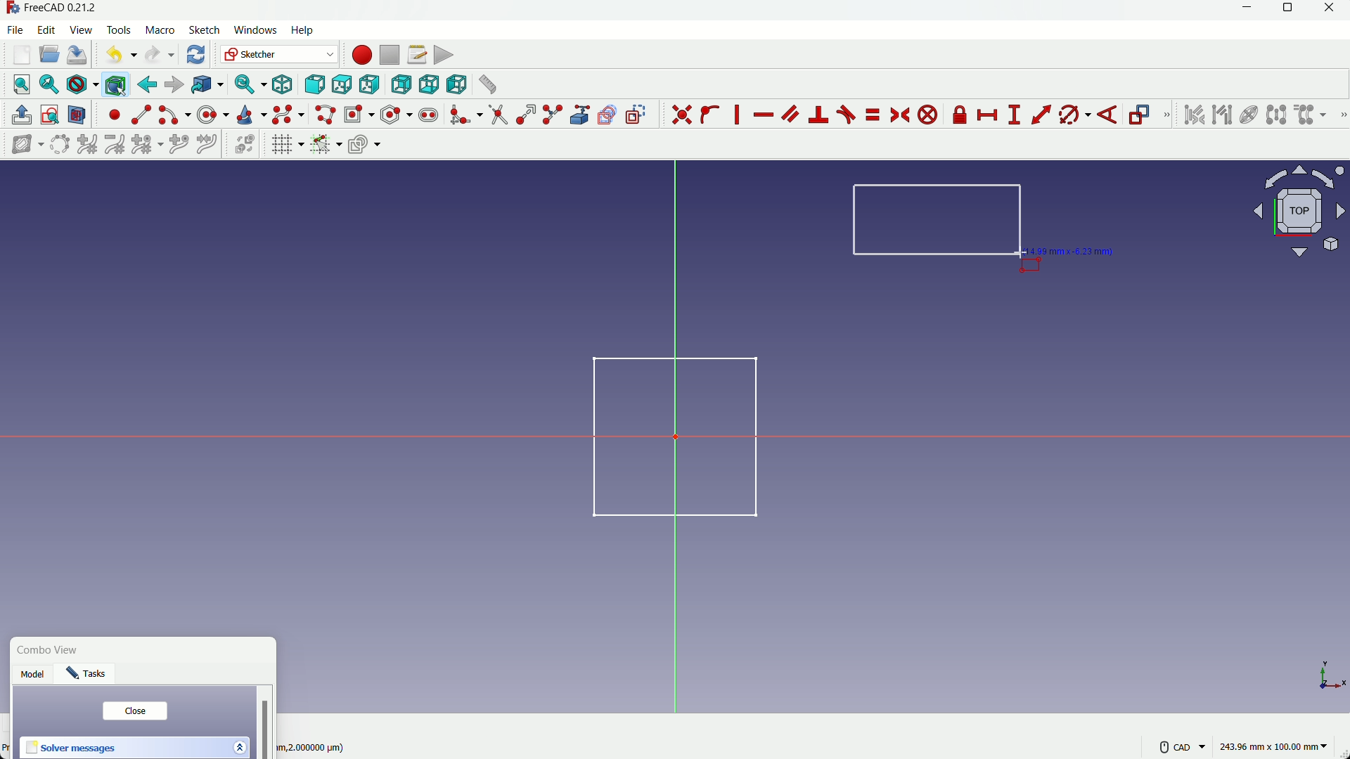 The height and width of the screenshot is (759, 1350). Describe the element at coordinates (307, 31) in the screenshot. I see `help menu` at that location.